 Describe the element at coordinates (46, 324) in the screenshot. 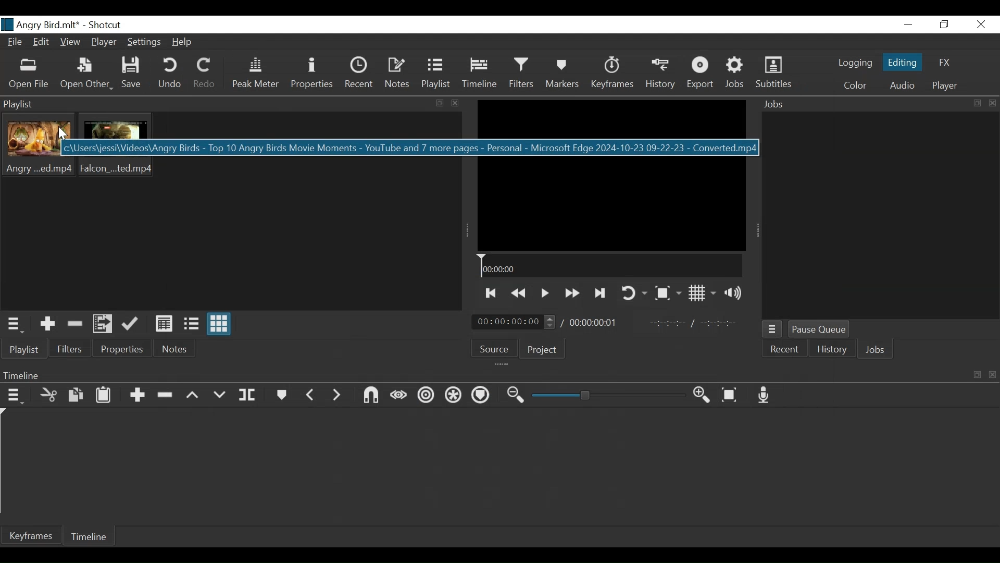

I see `Add the Source to the playlist` at that location.